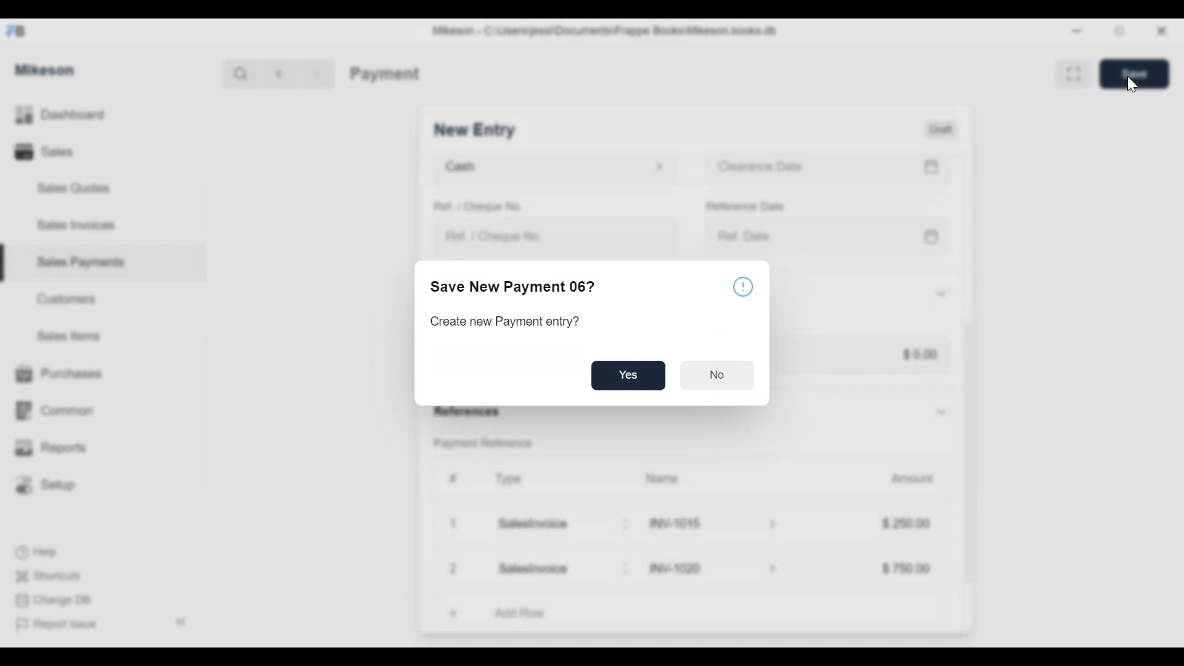 The width and height of the screenshot is (1184, 666). Describe the element at coordinates (718, 374) in the screenshot. I see `No` at that location.